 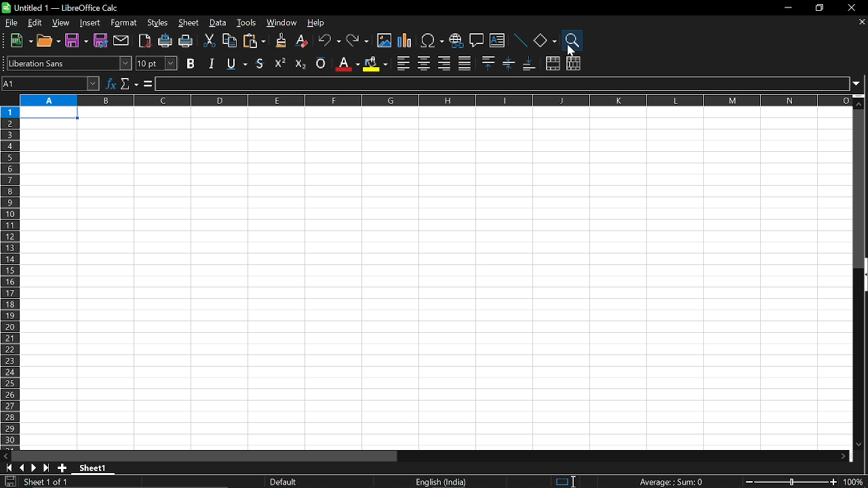 I want to click on formula, so click(x=146, y=84).